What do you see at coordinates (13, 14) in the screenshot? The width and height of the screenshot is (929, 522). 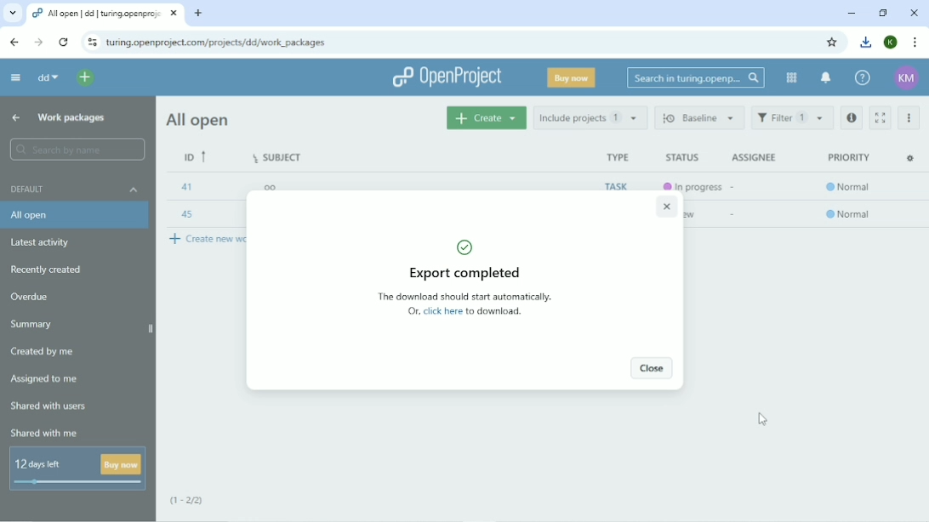 I see `Search tabs` at bounding box center [13, 14].